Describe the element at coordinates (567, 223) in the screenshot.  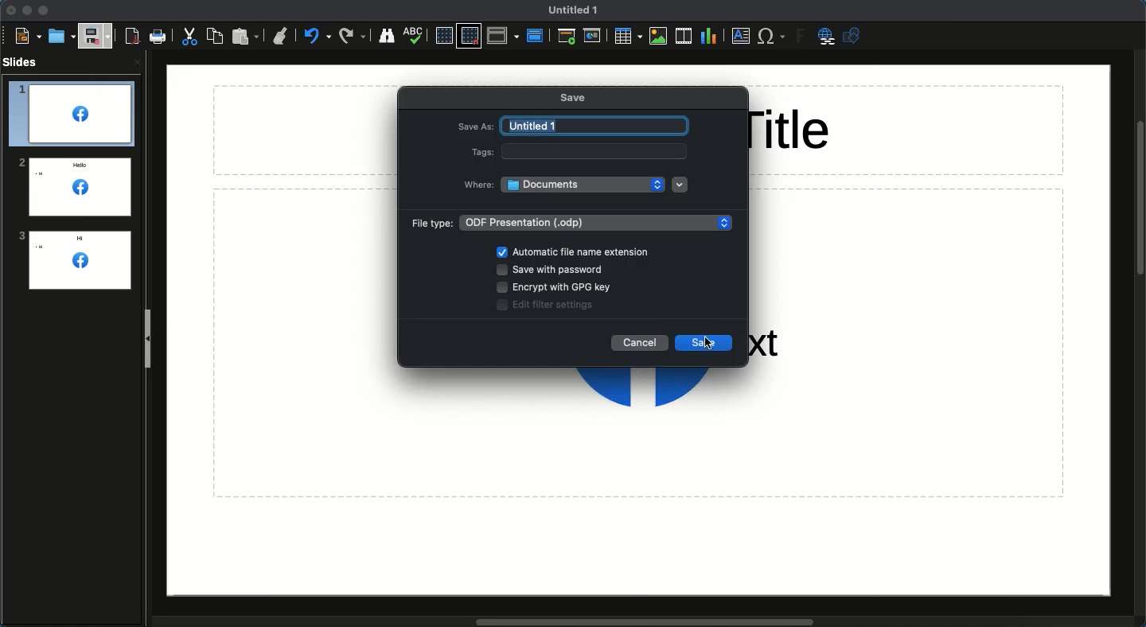
I see `File type ` at that location.